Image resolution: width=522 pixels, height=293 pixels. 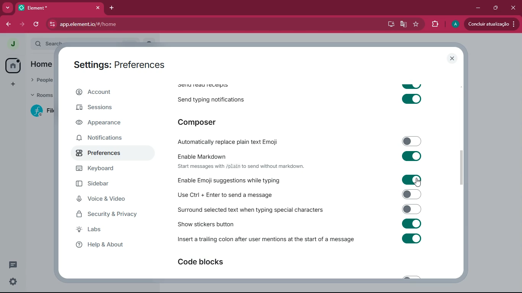 What do you see at coordinates (37, 24) in the screenshot?
I see `refresh` at bounding box center [37, 24].